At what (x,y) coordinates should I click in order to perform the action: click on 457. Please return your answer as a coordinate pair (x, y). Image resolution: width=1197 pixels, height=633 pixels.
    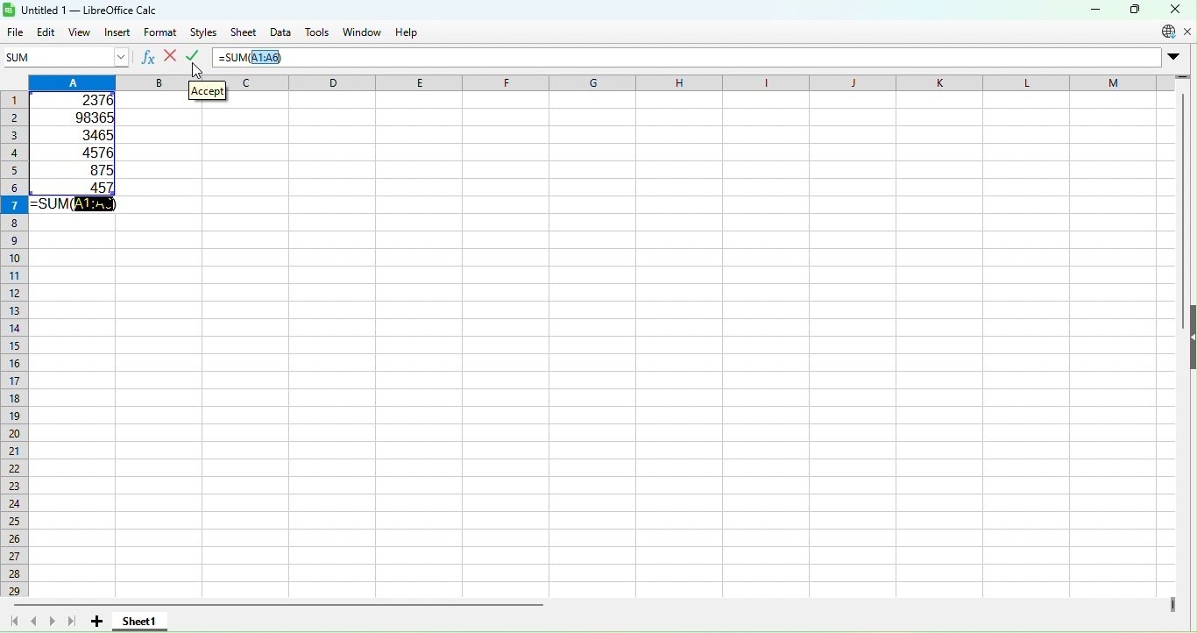
    Looking at the image, I should click on (81, 187).